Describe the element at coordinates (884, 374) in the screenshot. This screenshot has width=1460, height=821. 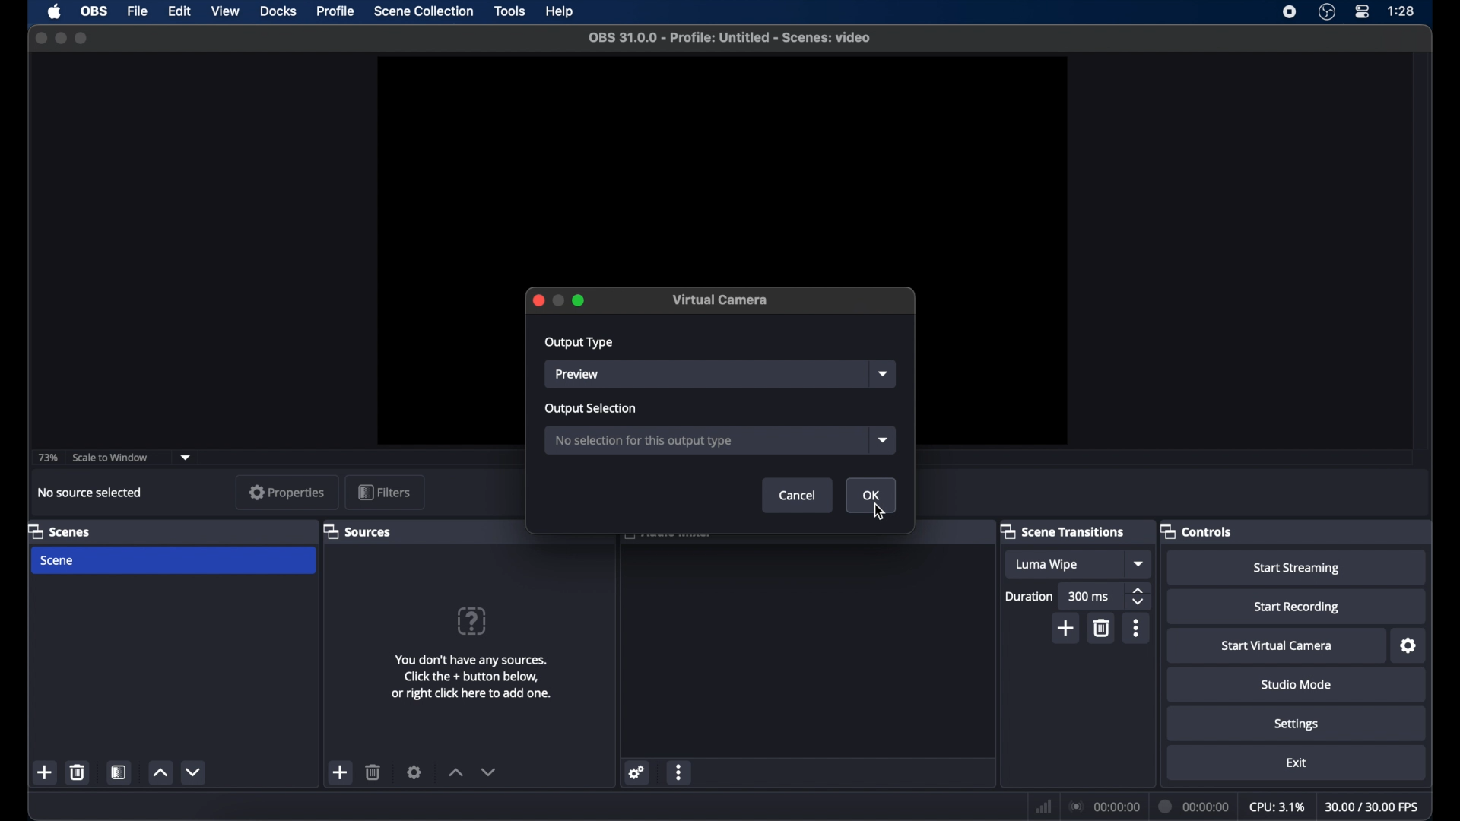
I see `dropdown` at that location.